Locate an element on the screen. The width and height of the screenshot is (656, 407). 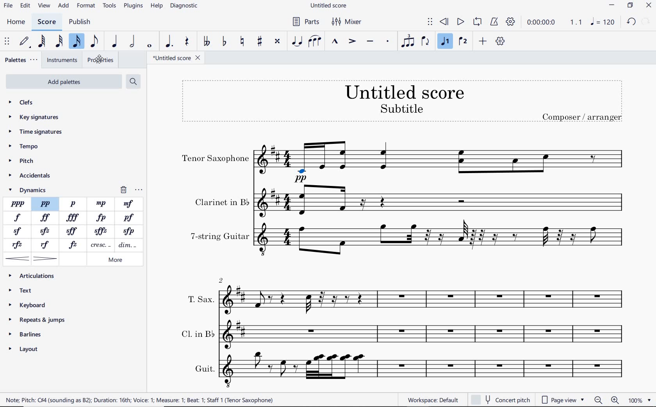
DECRESENDO LINE is located at coordinates (128, 245).